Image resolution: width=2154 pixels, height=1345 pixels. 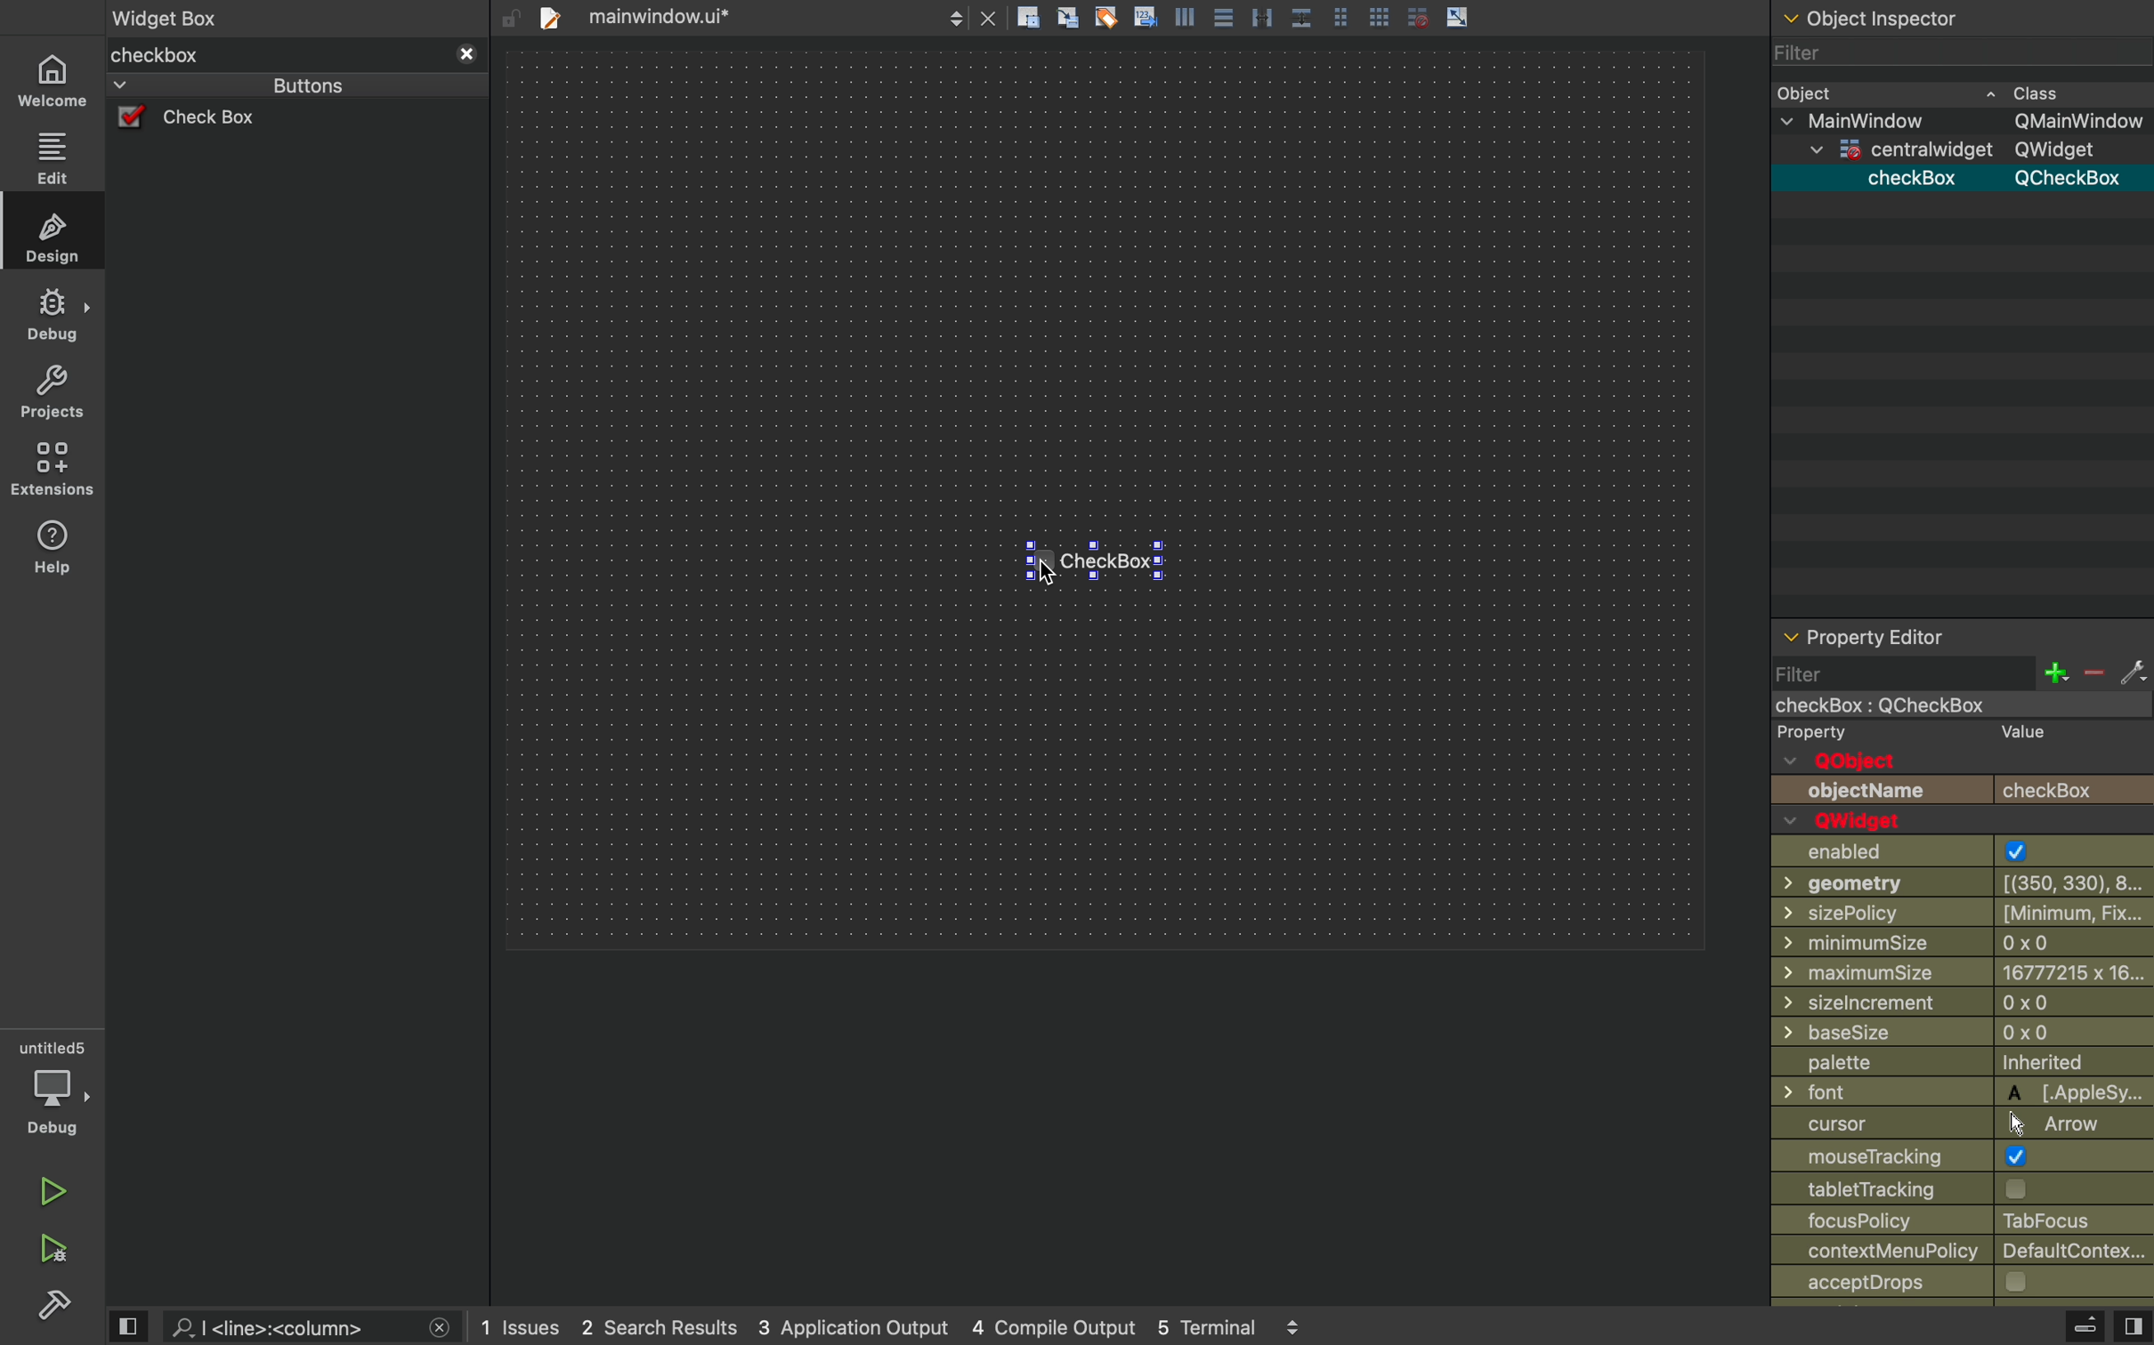 I want to click on distribute vertically, so click(x=1302, y=17).